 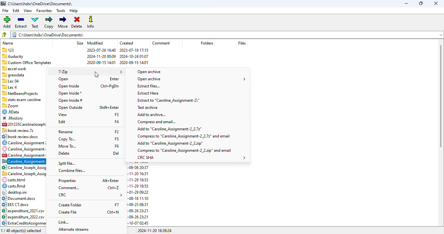 What do you see at coordinates (442, 96) in the screenshot?
I see `scrollbar` at bounding box center [442, 96].